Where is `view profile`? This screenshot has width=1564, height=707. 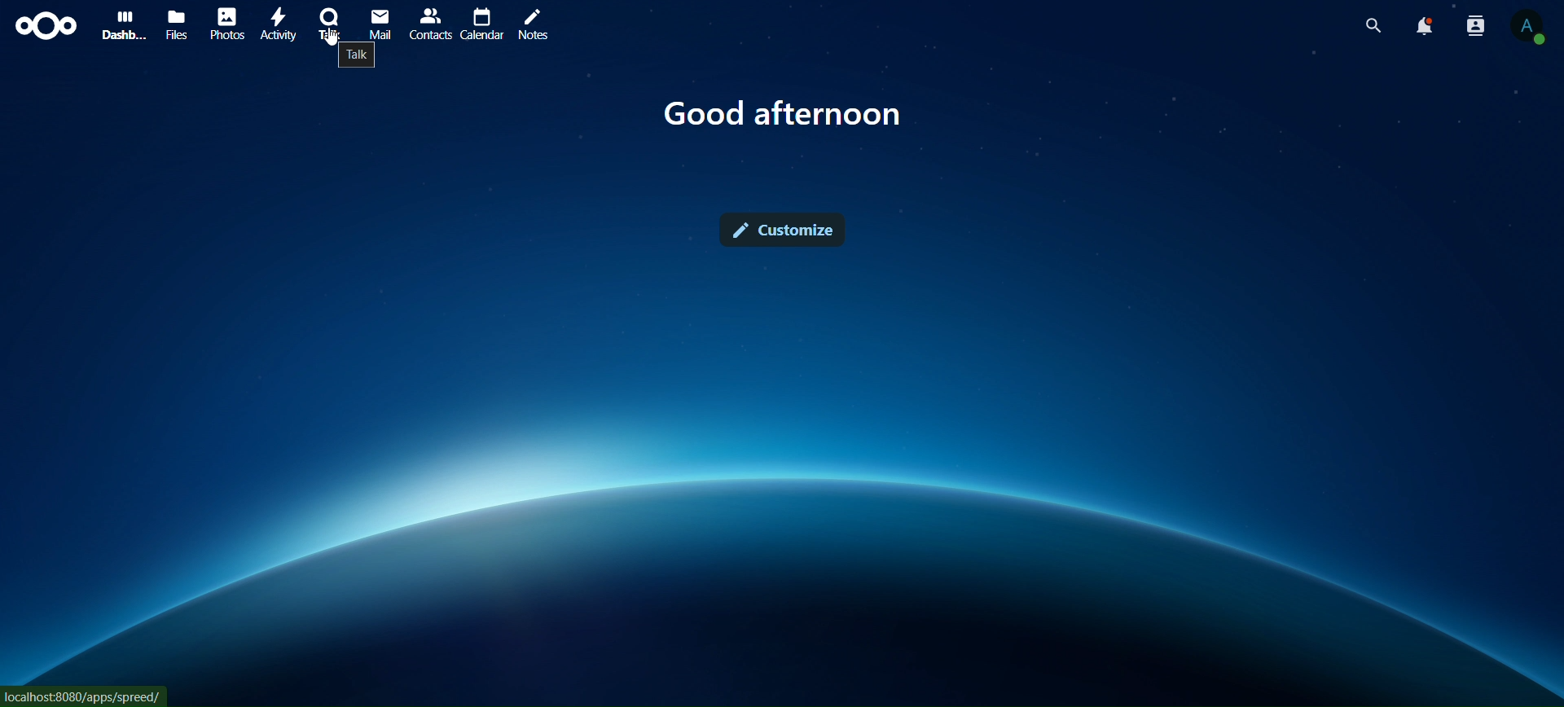
view profile is located at coordinates (1527, 28).